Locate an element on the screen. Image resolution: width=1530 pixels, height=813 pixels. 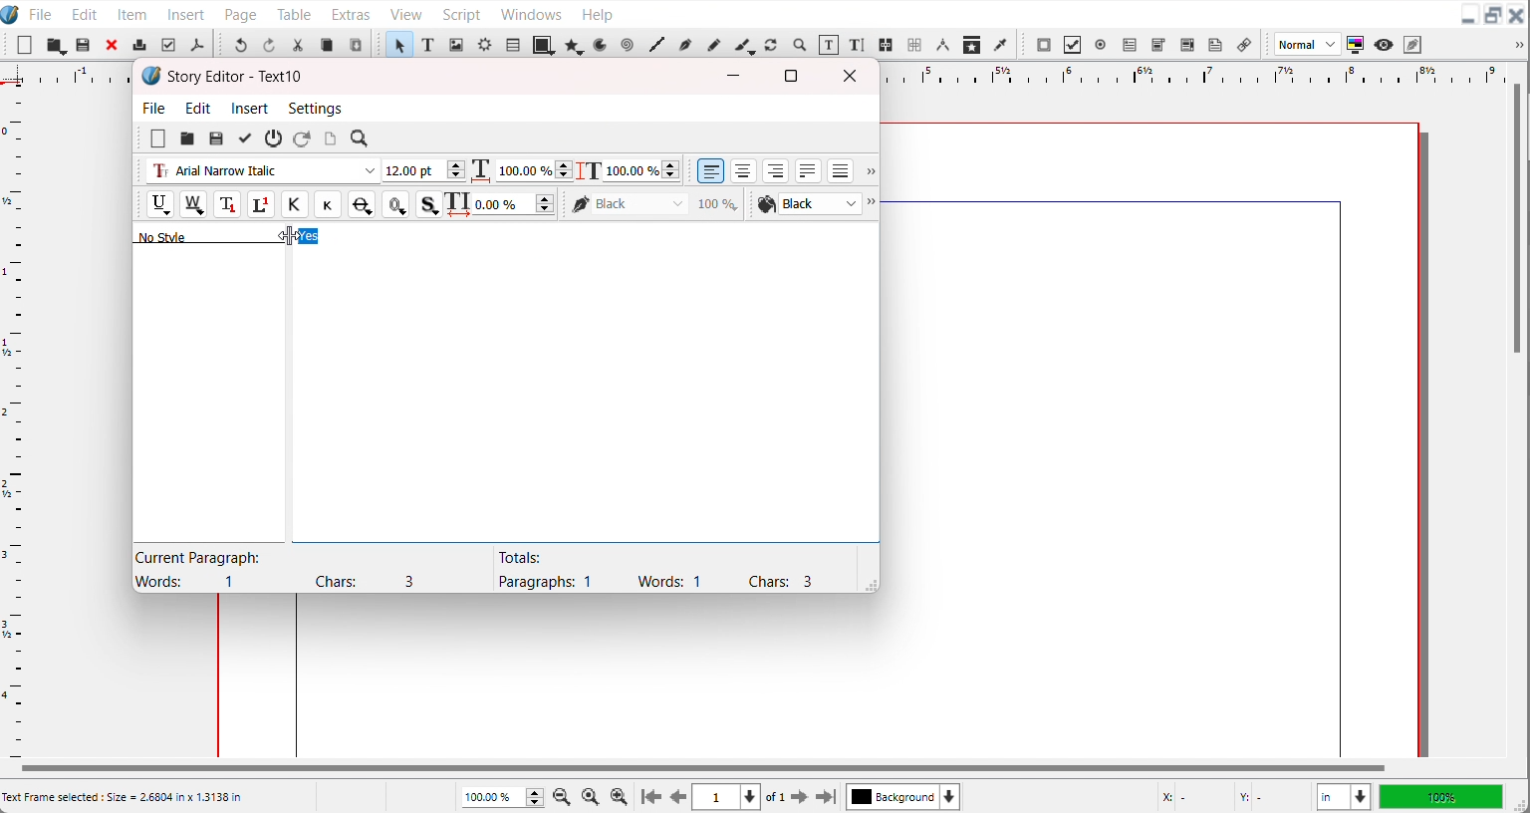
PDF Check Button is located at coordinates (1072, 45).